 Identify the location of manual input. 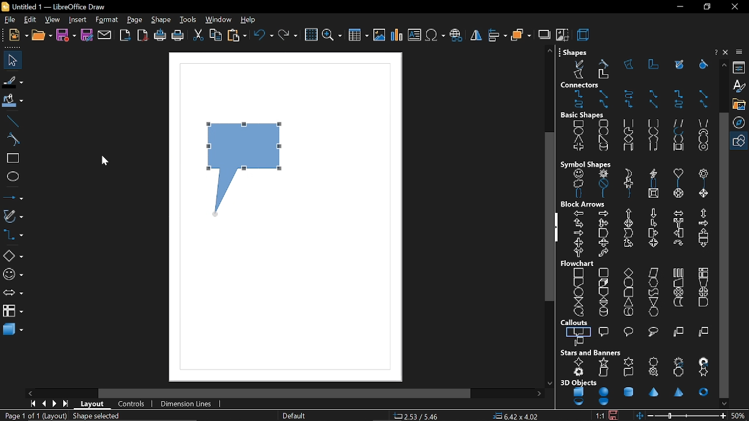
(678, 282).